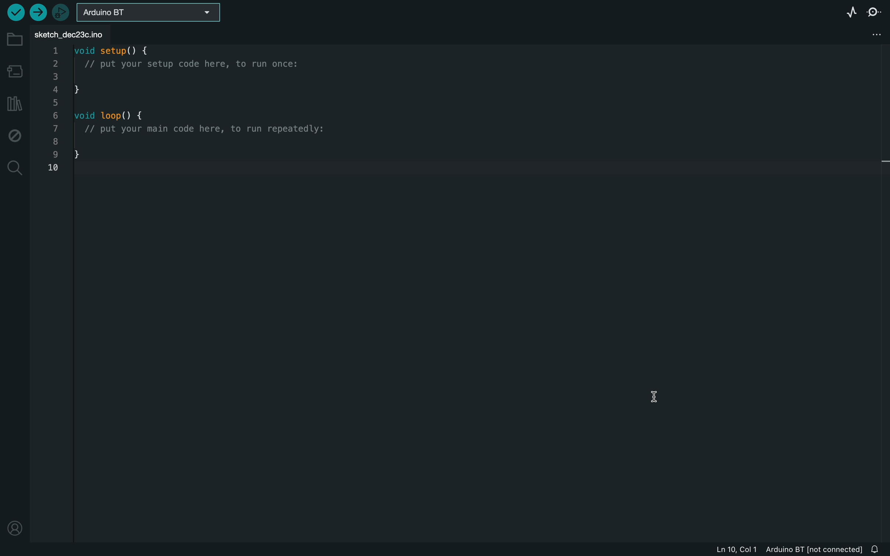 This screenshot has width=890, height=556. Describe the element at coordinates (14, 70) in the screenshot. I see `board manager` at that location.